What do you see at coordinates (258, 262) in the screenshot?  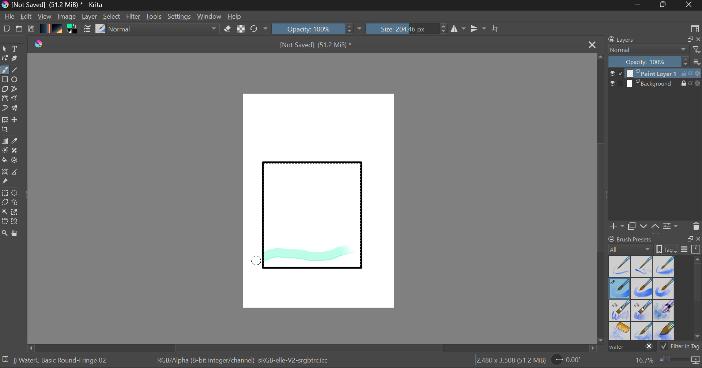 I see `DRAG_TO Cursor Stroke 1` at bounding box center [258, 262].